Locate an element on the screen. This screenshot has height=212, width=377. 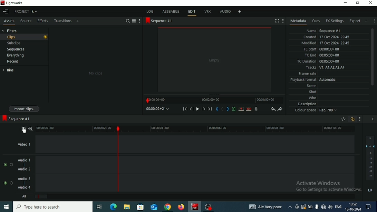
Fullscreen is located at coordinates (277, 21).